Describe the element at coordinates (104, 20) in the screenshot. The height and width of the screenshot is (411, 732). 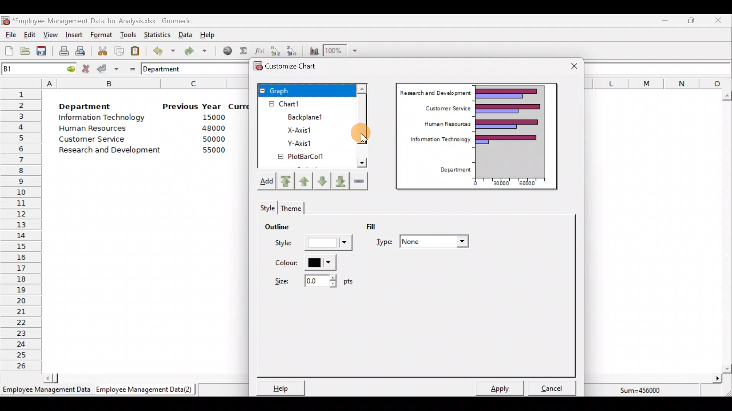
I see `‘Employee-Management-Data-for-Analysis.xlsx - Gnumeric` at that location.